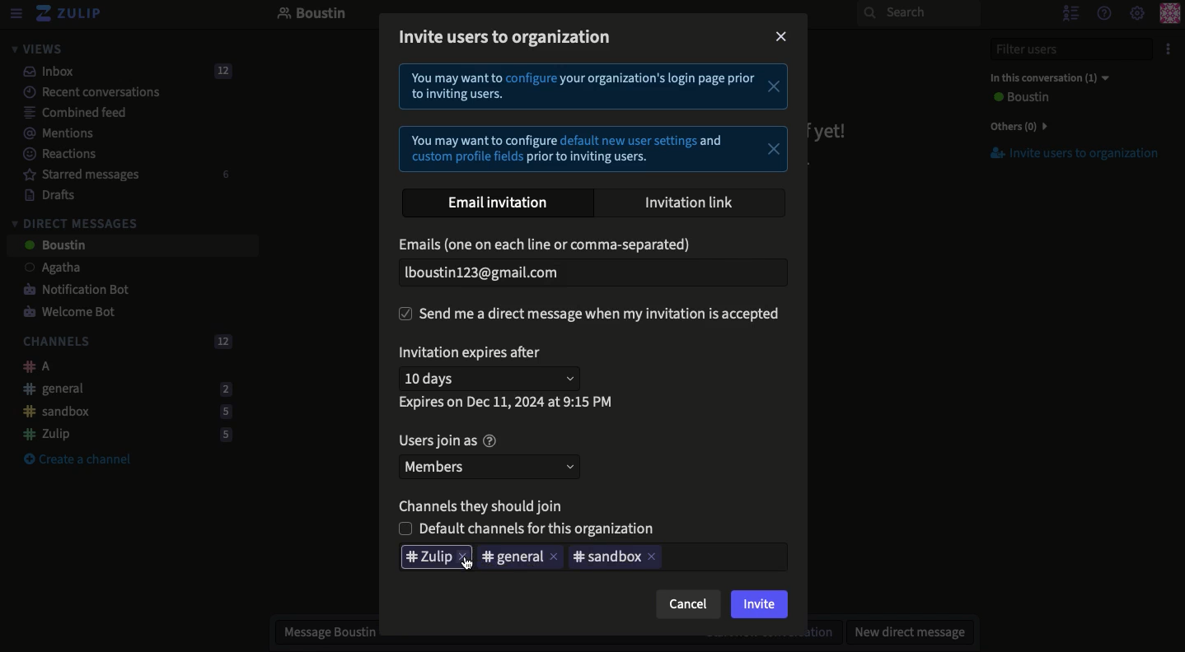  I want to click on Zulip, so click(70, 14).